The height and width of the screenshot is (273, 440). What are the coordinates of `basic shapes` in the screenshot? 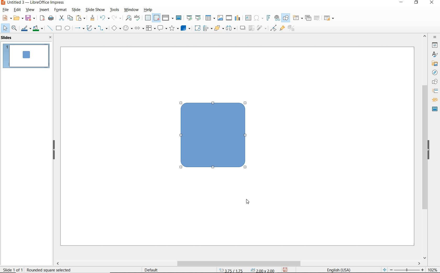 It's located at (115, 28).